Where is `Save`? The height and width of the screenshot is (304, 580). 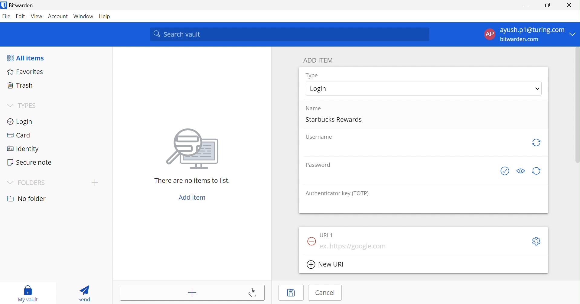
Save is located at coordinates (293, 293).